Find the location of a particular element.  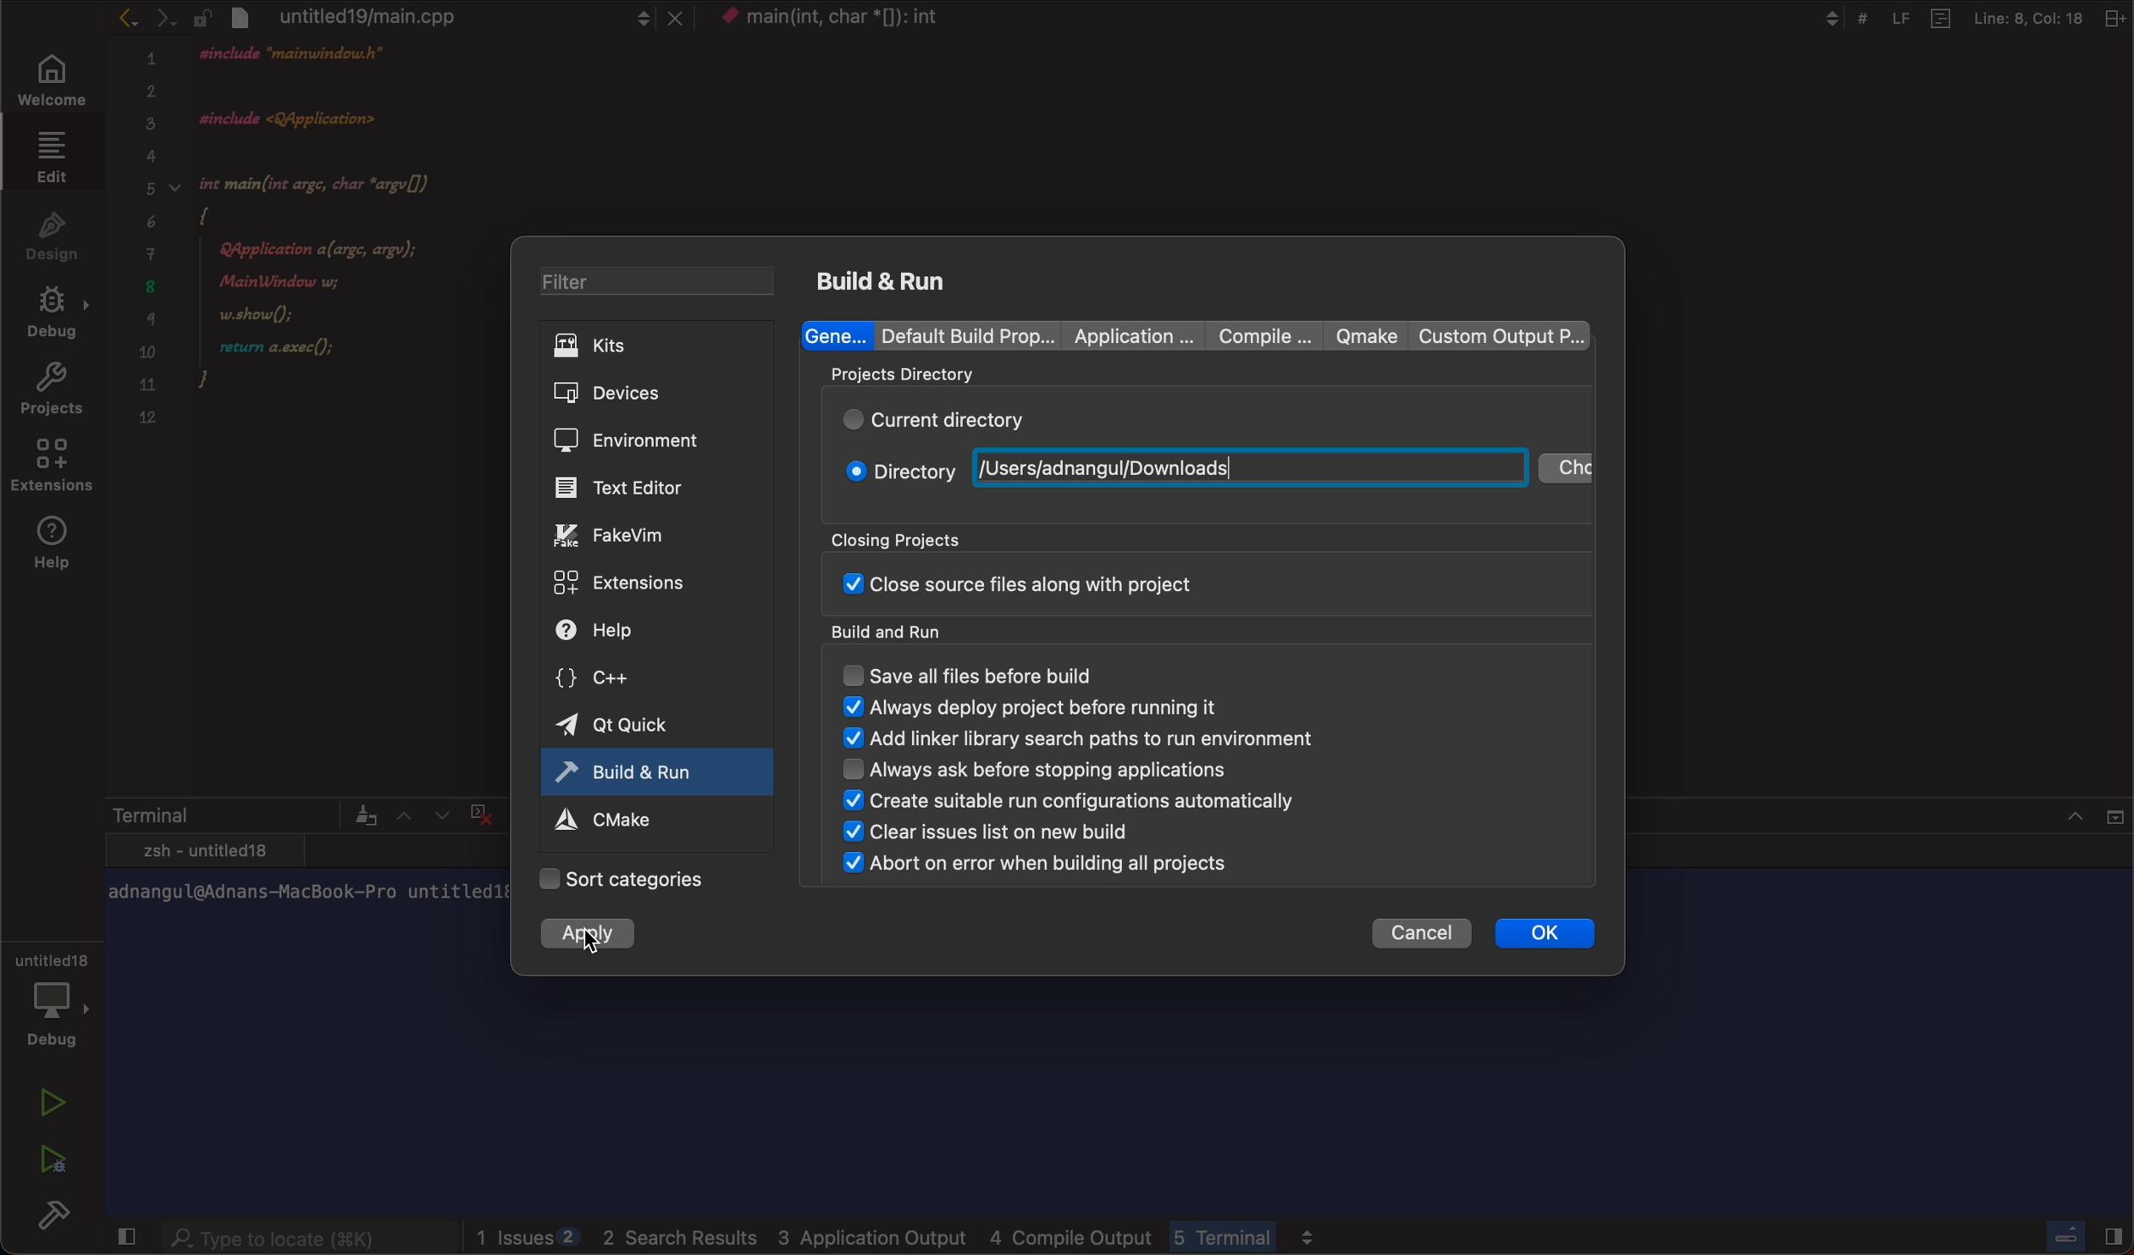

arrows is located at coordinates (136, 20).